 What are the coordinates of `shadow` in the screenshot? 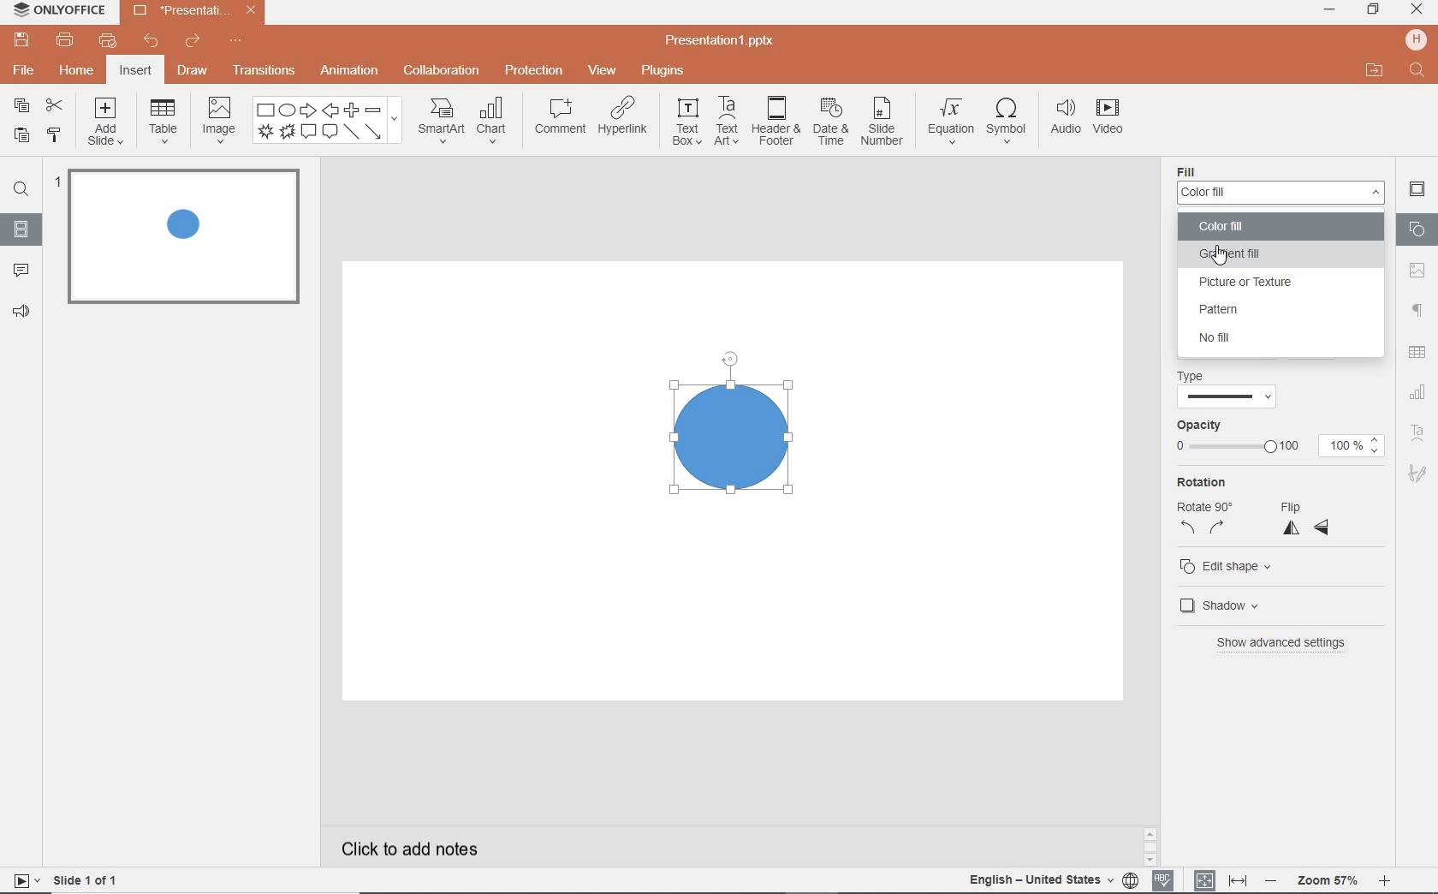 It's located at (1222, 604).